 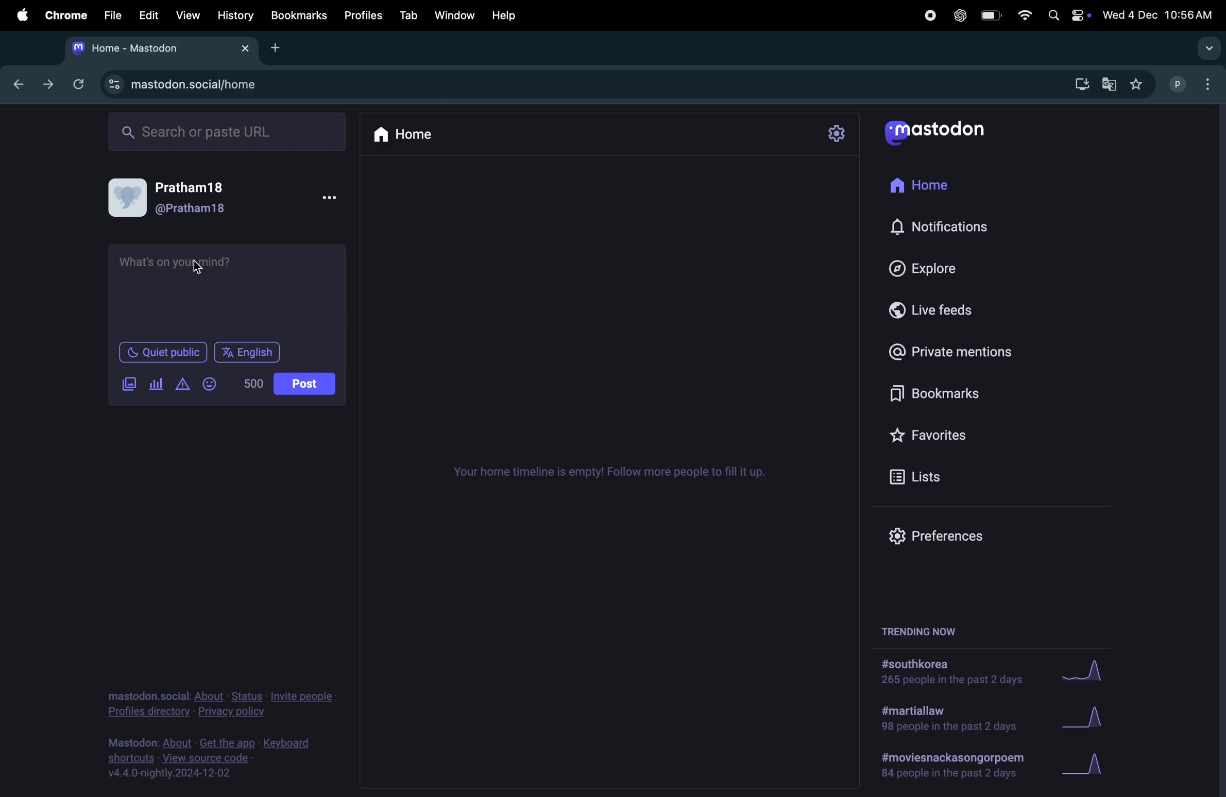 I want to click on View, so click(x=189, y=13).